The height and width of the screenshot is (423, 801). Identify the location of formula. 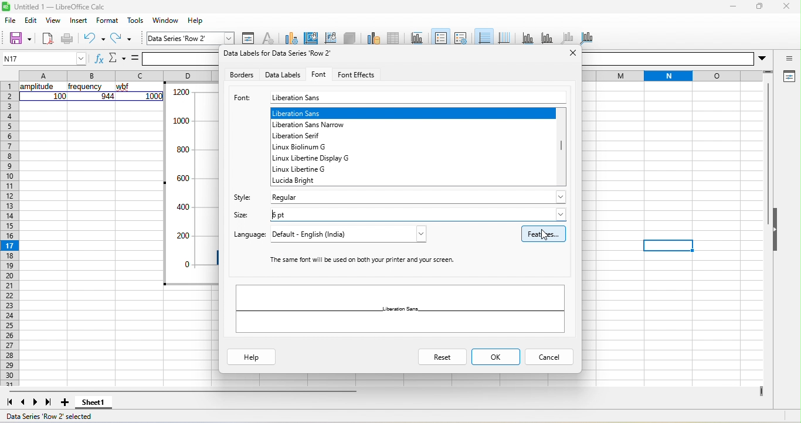
(133, 59).